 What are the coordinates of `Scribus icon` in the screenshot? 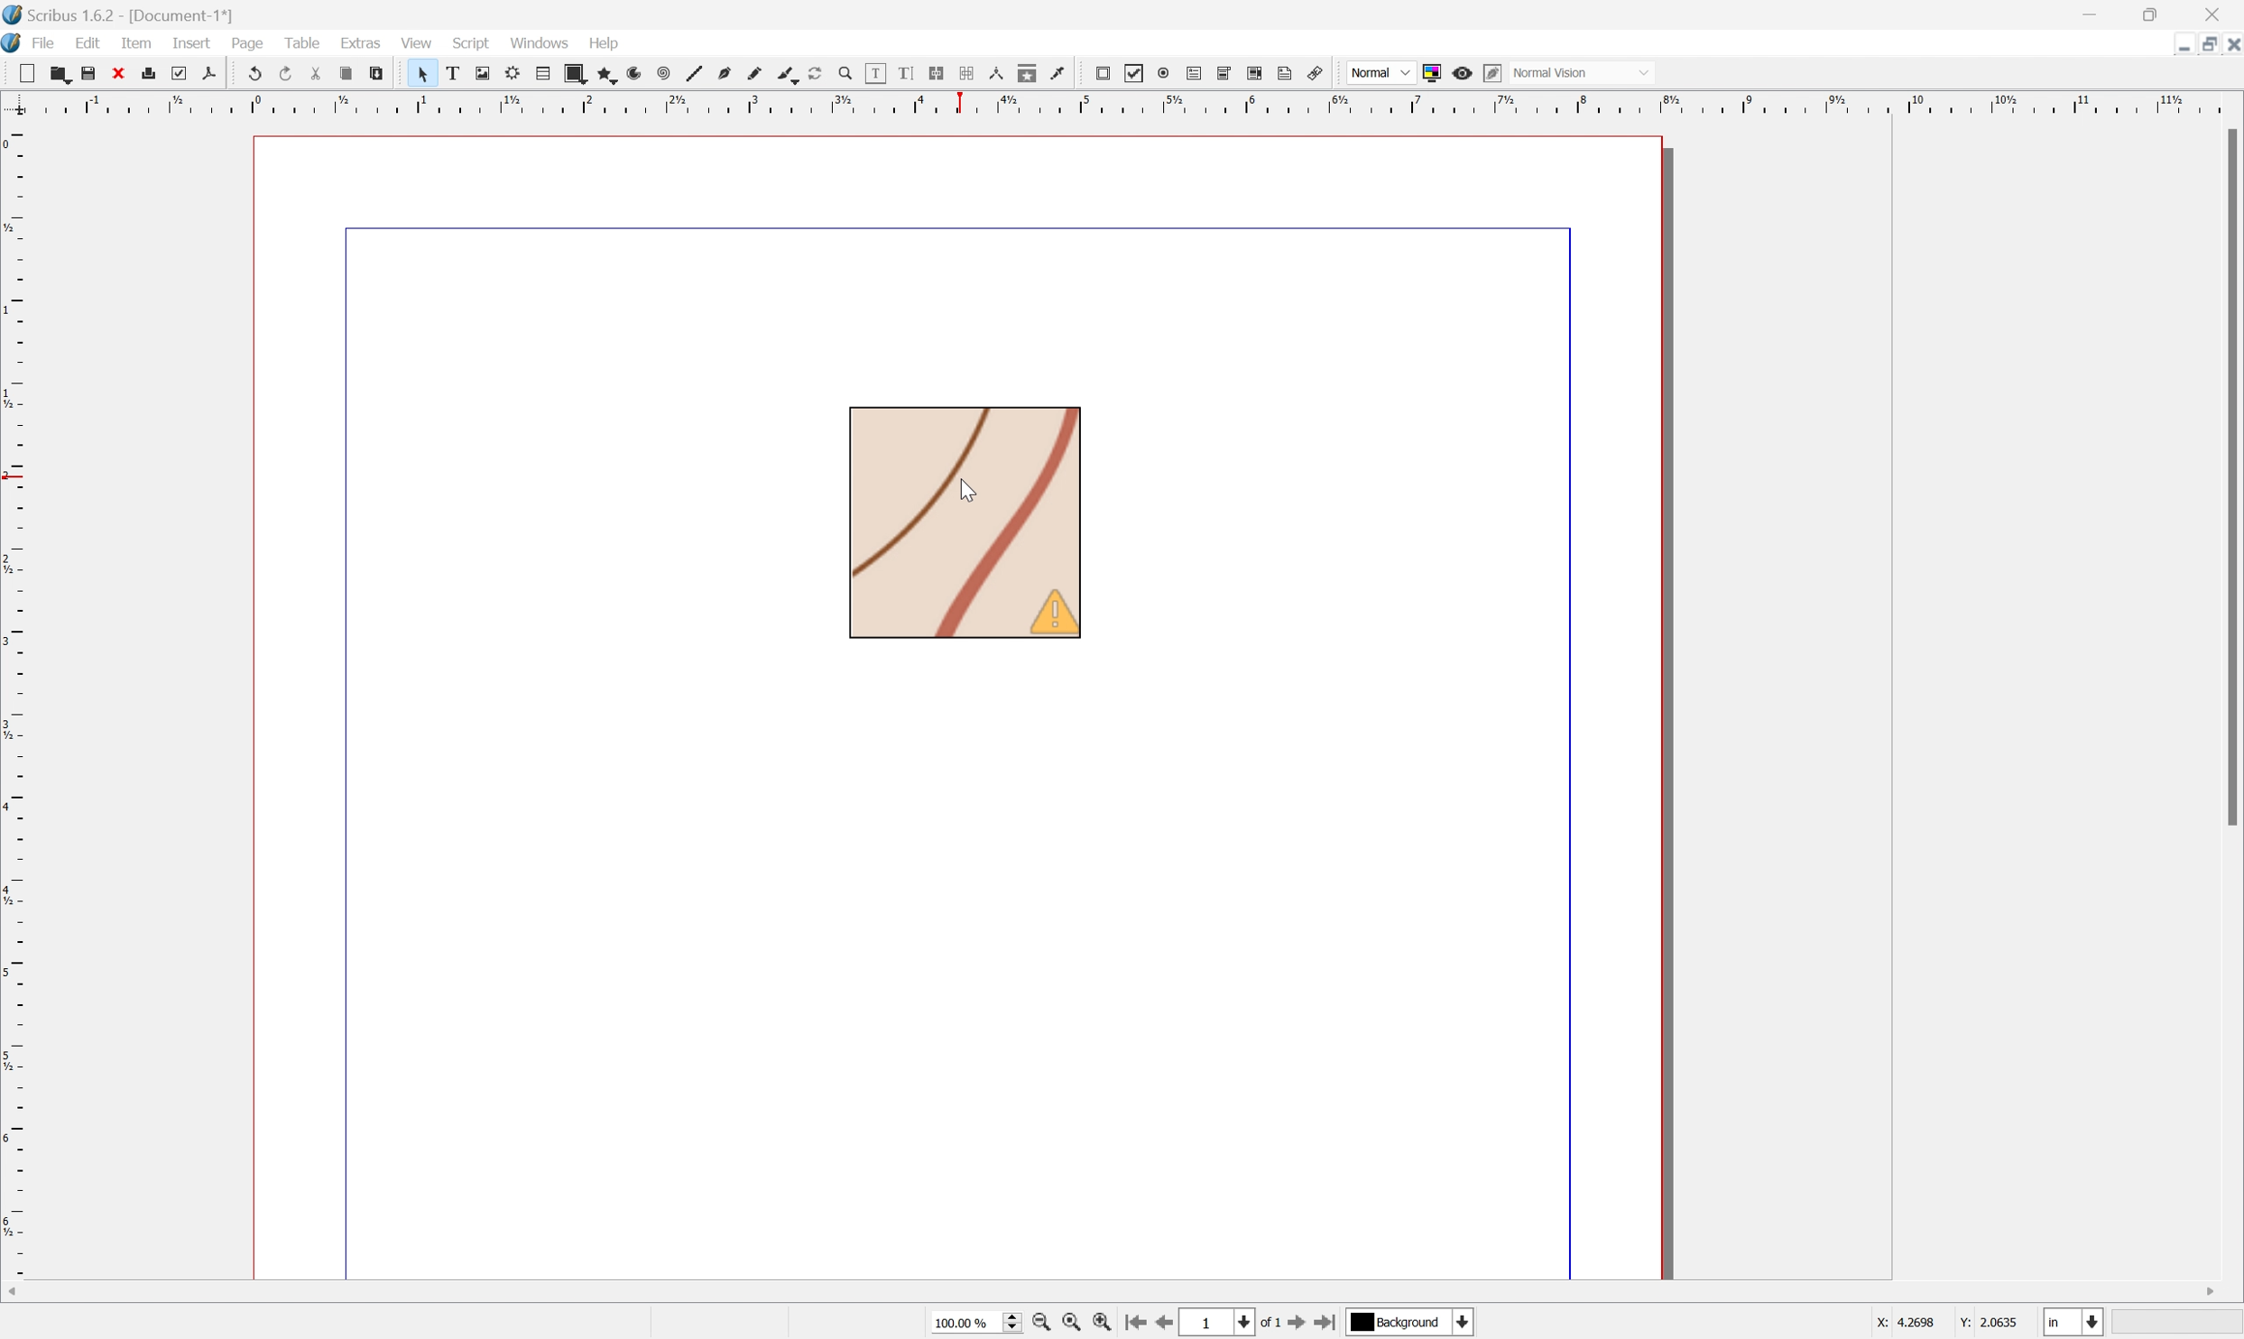 It's located at (14, 42).